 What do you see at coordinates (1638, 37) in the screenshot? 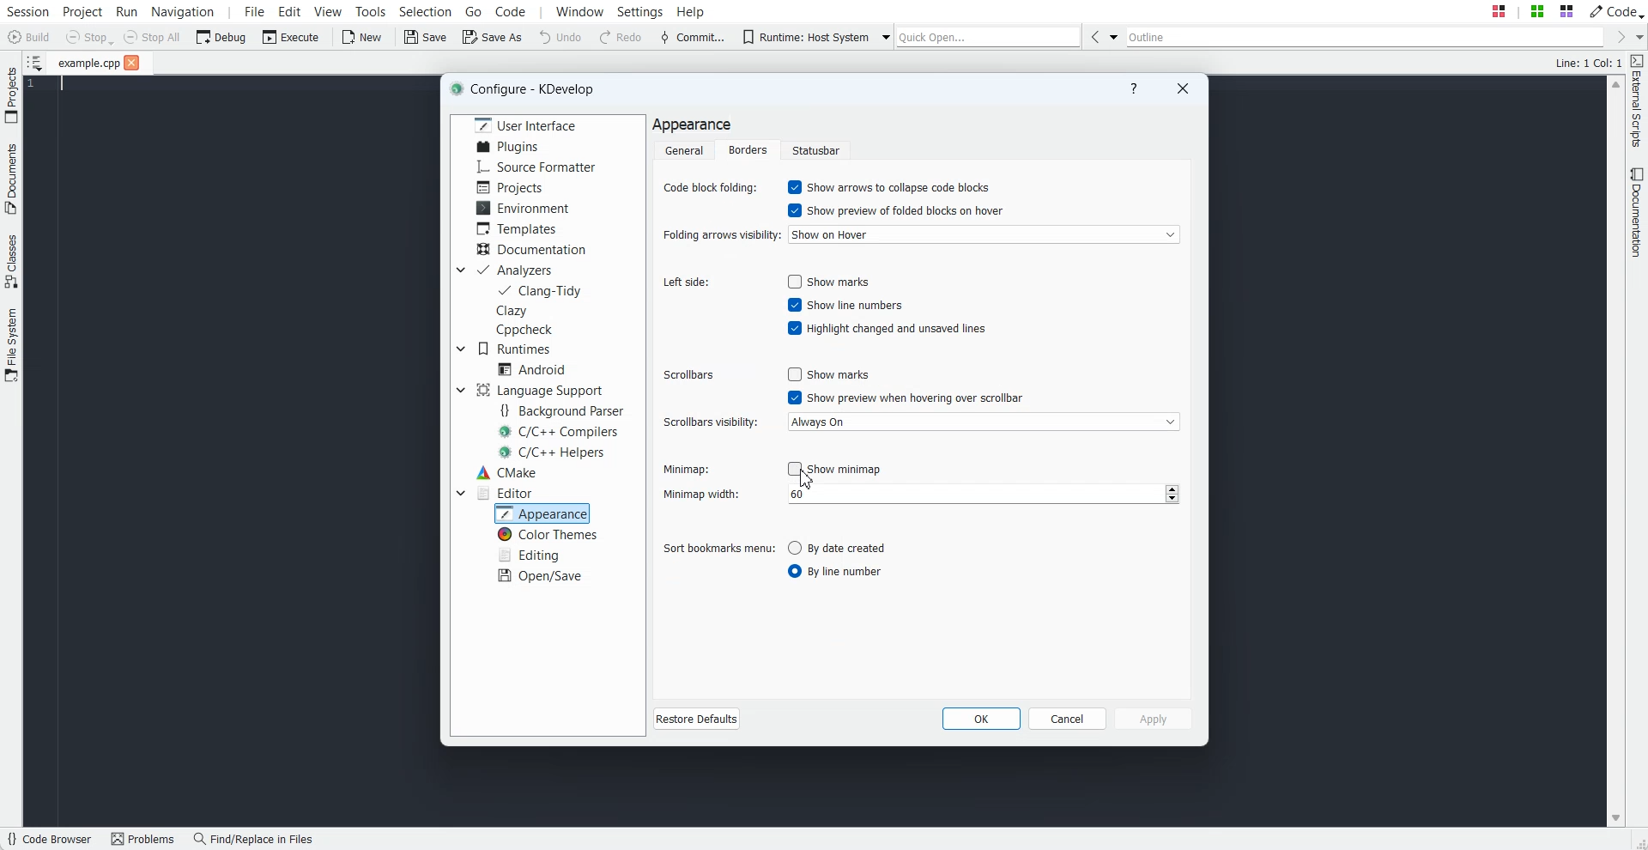
I see `Drop down box` at bounding box center [1638, 37].